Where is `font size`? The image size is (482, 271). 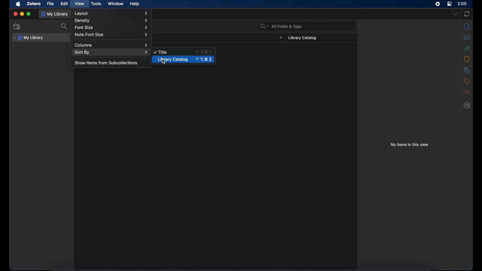 font size is located at coordinates (111, 27).